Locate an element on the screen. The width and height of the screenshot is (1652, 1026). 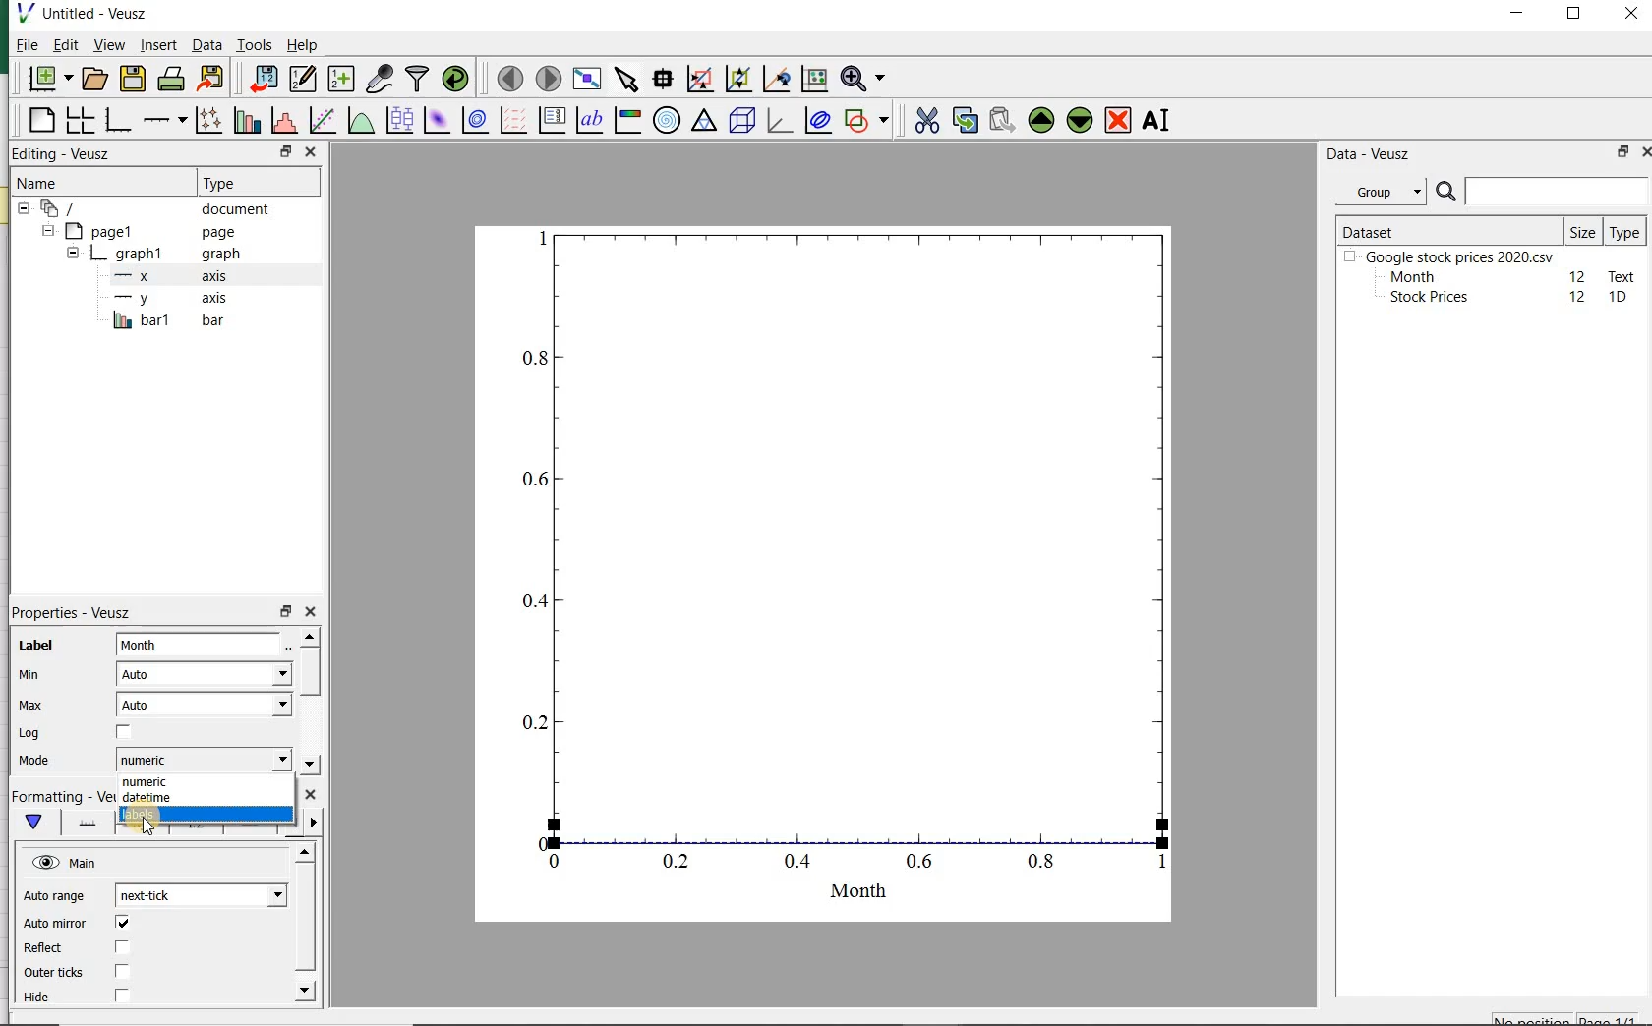
plot a vector field is located at coordinates (510, 122).